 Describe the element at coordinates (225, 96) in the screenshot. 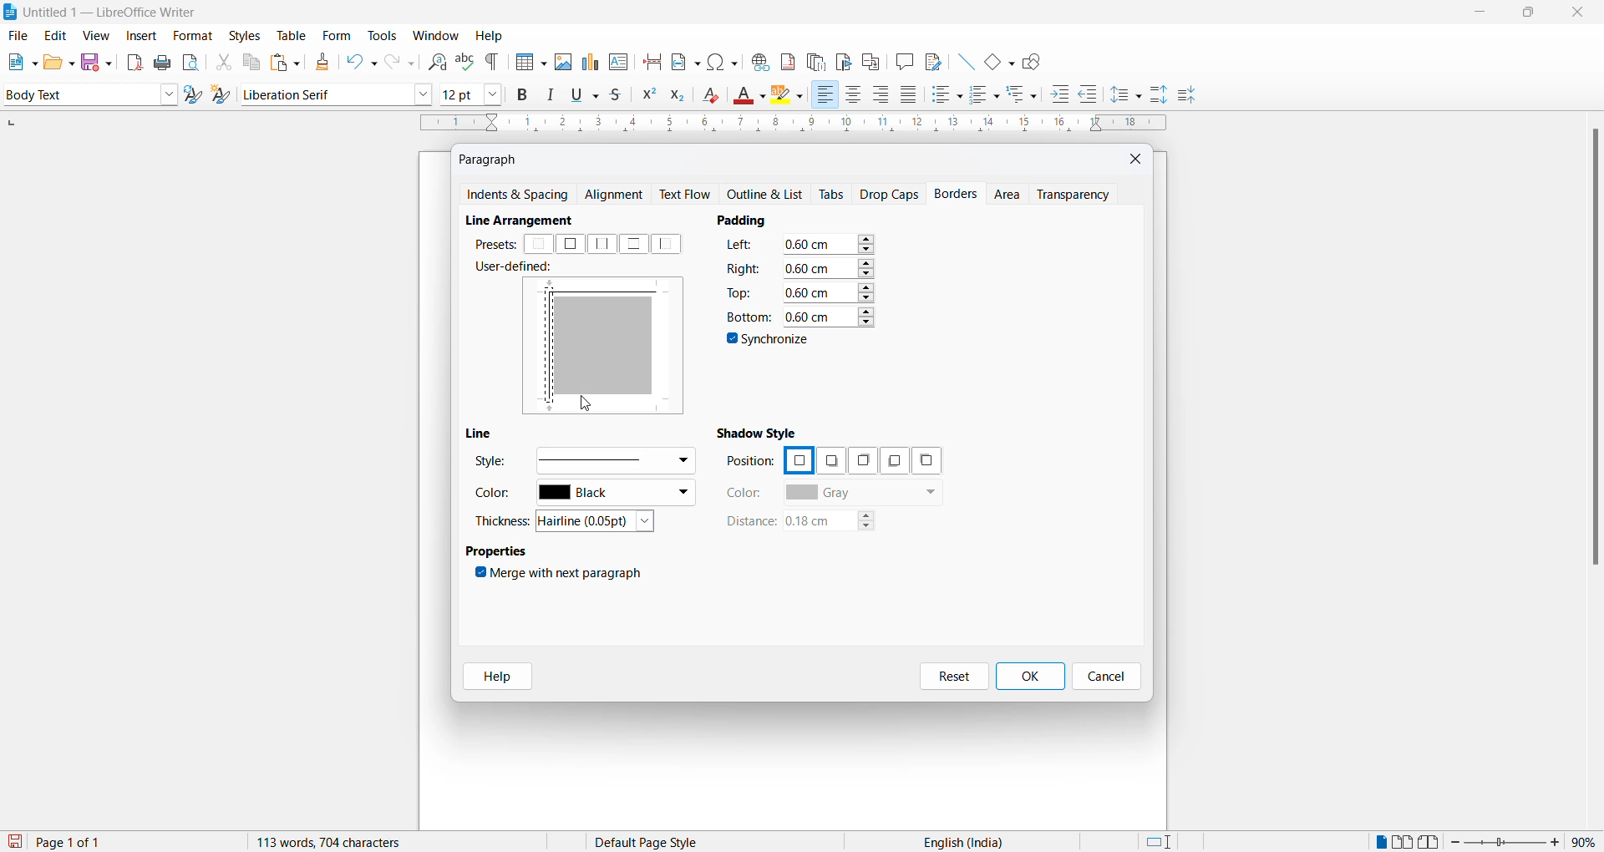

I see `create new style from selection` at that location.